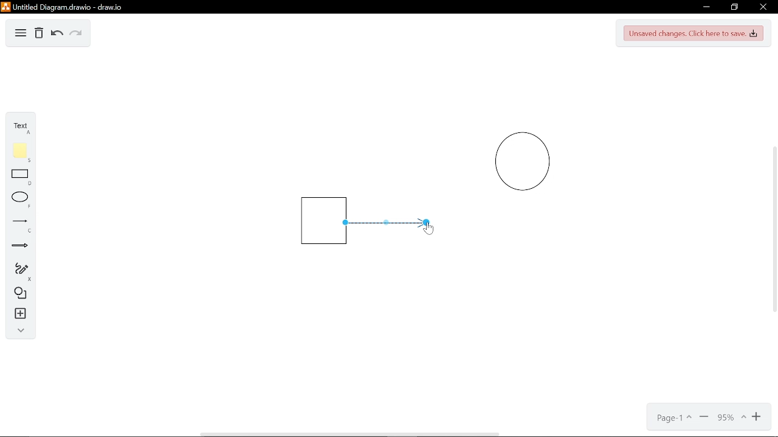 This screenshot has height=437, width=778. Describe the element at coordinates (694, 33) in the screenshot. I see `Save changes` at that location.